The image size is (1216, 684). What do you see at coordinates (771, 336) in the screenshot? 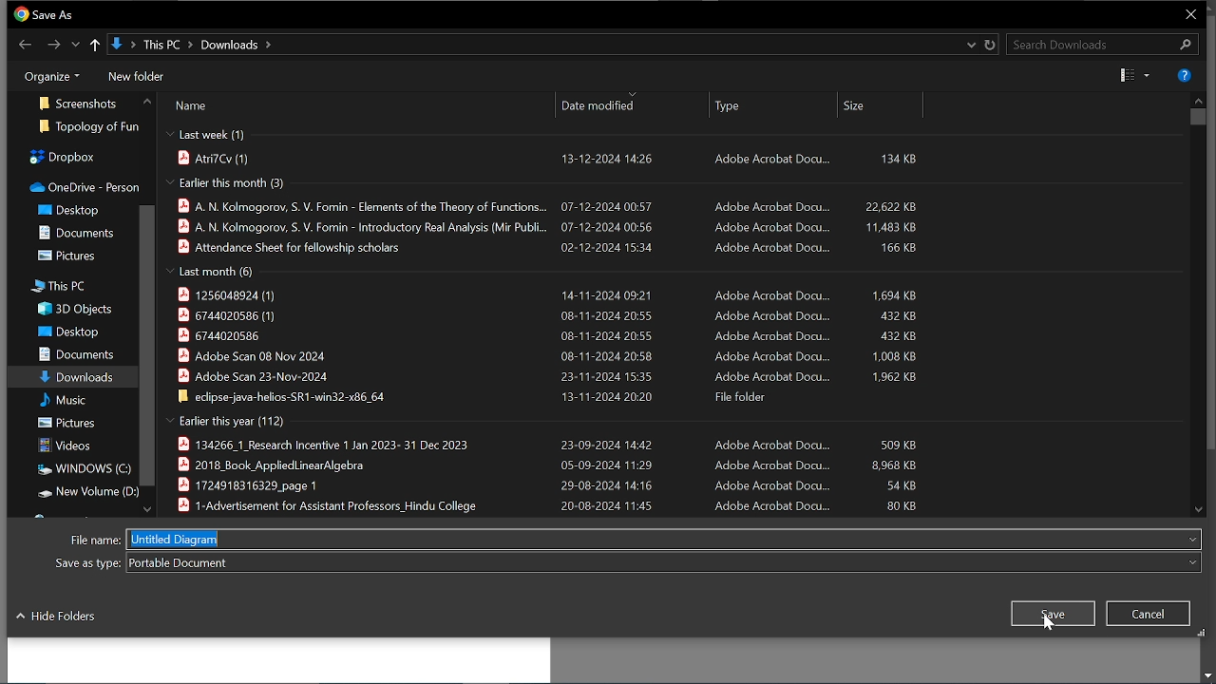
I see `Adobe Acrobat Docu...` at bounding box center [771, 336].